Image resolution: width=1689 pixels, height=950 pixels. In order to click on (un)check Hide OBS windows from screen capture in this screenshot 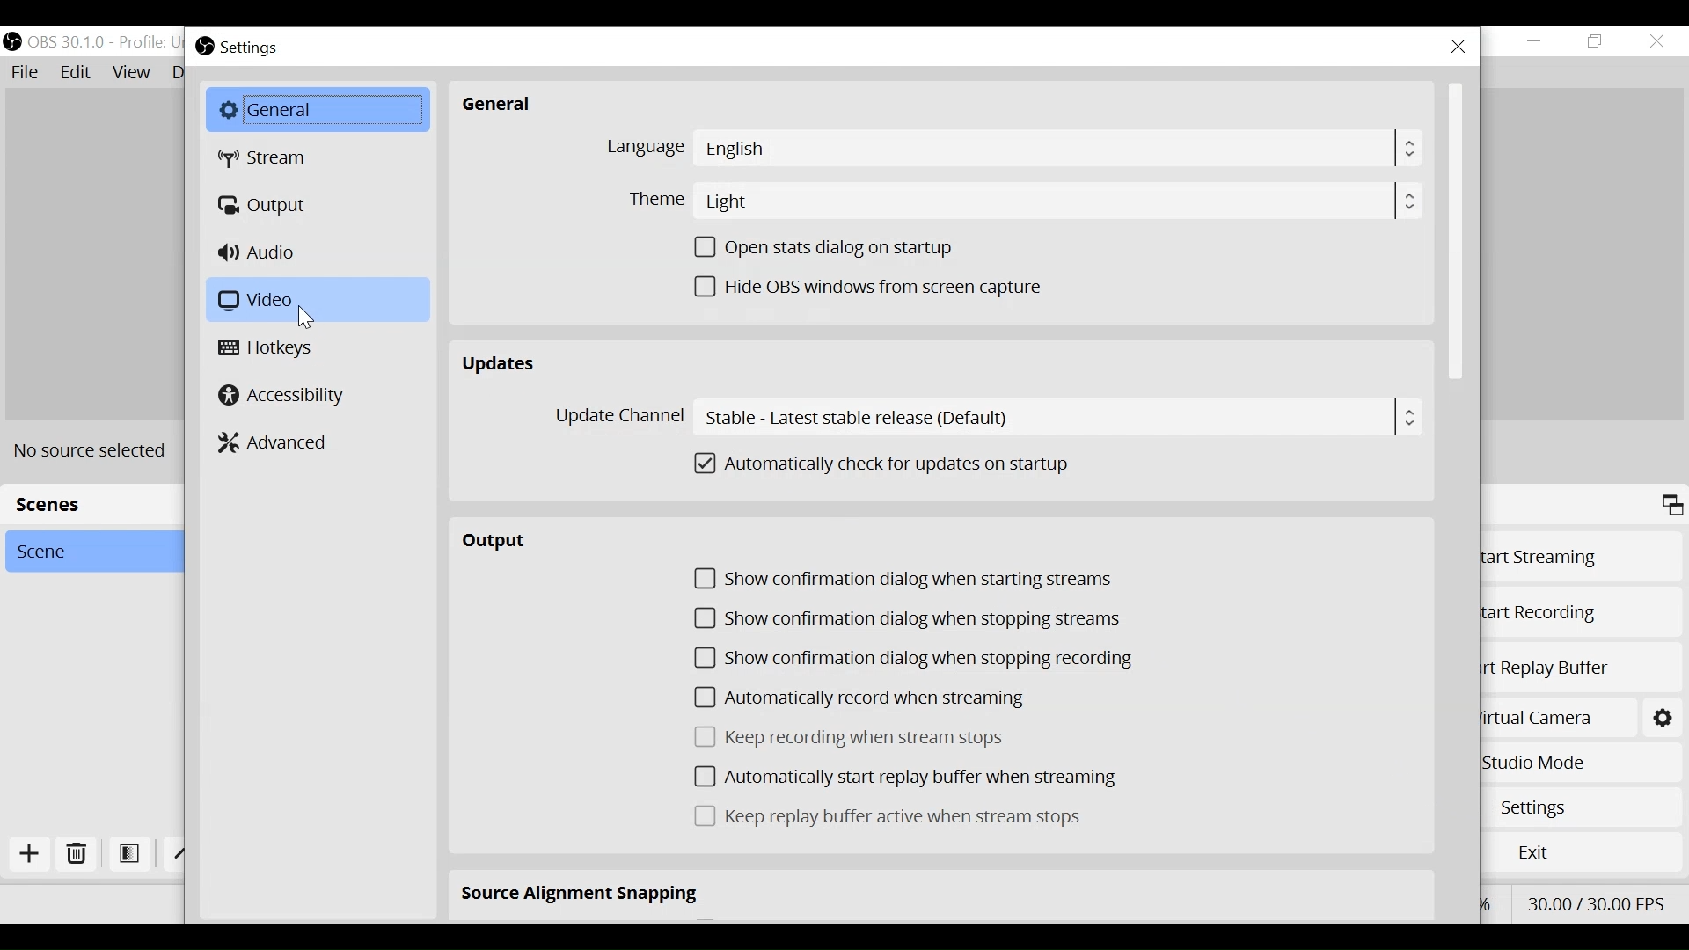, I will do `click(878, 286)`.